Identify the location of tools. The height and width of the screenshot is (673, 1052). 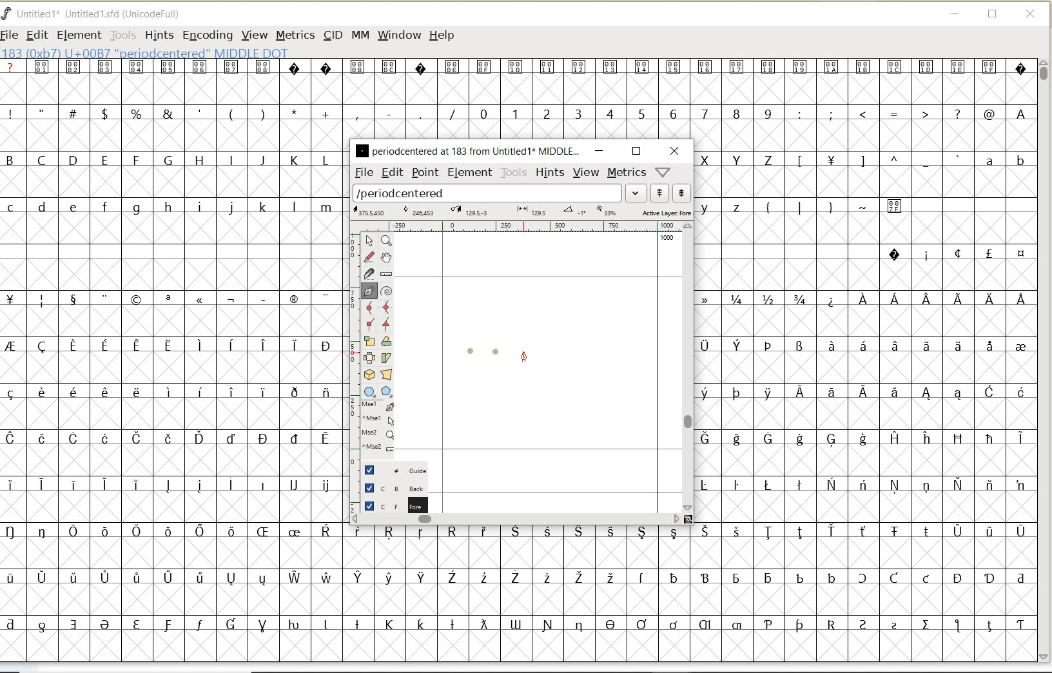
(514, 173).